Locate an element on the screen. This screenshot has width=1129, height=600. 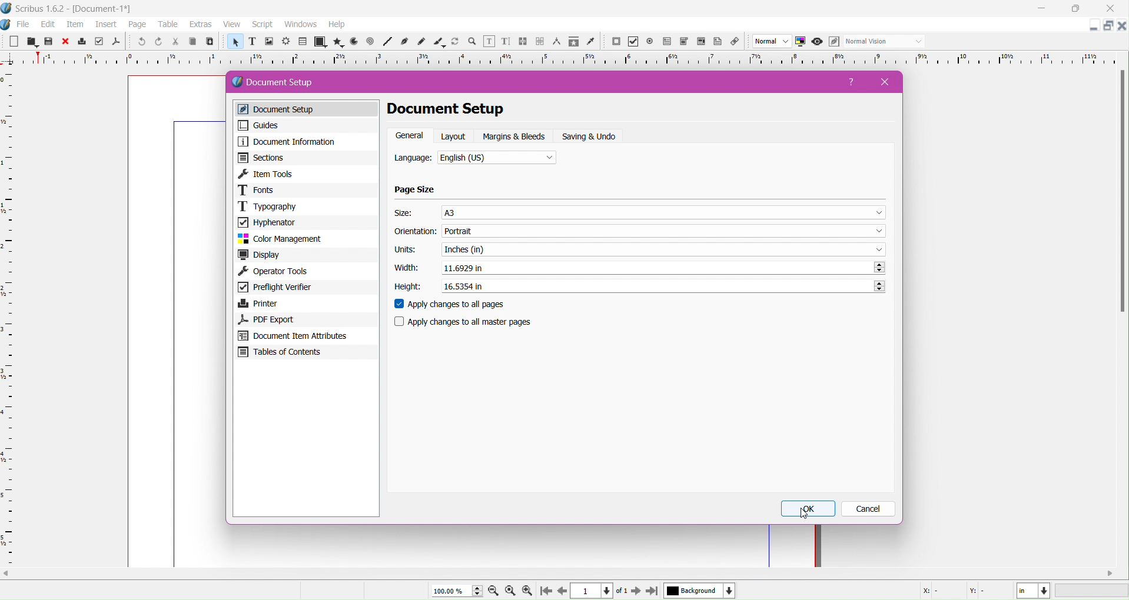
Layout is located at coordinates (454, 136).